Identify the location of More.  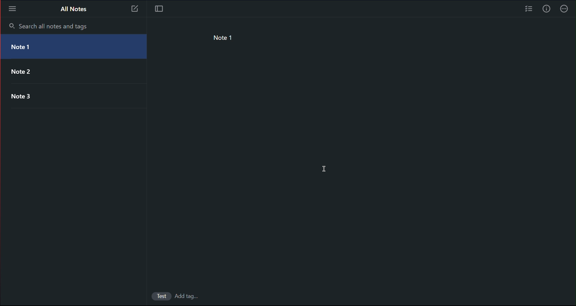
(566, 9).